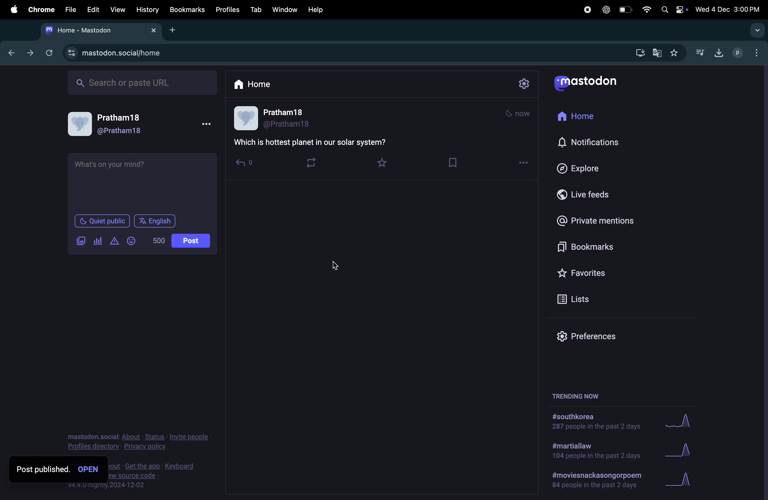  What do you see at coordinates (572, 396) in the screenshot?
I see `trending now` at bounding box center [572, 396].